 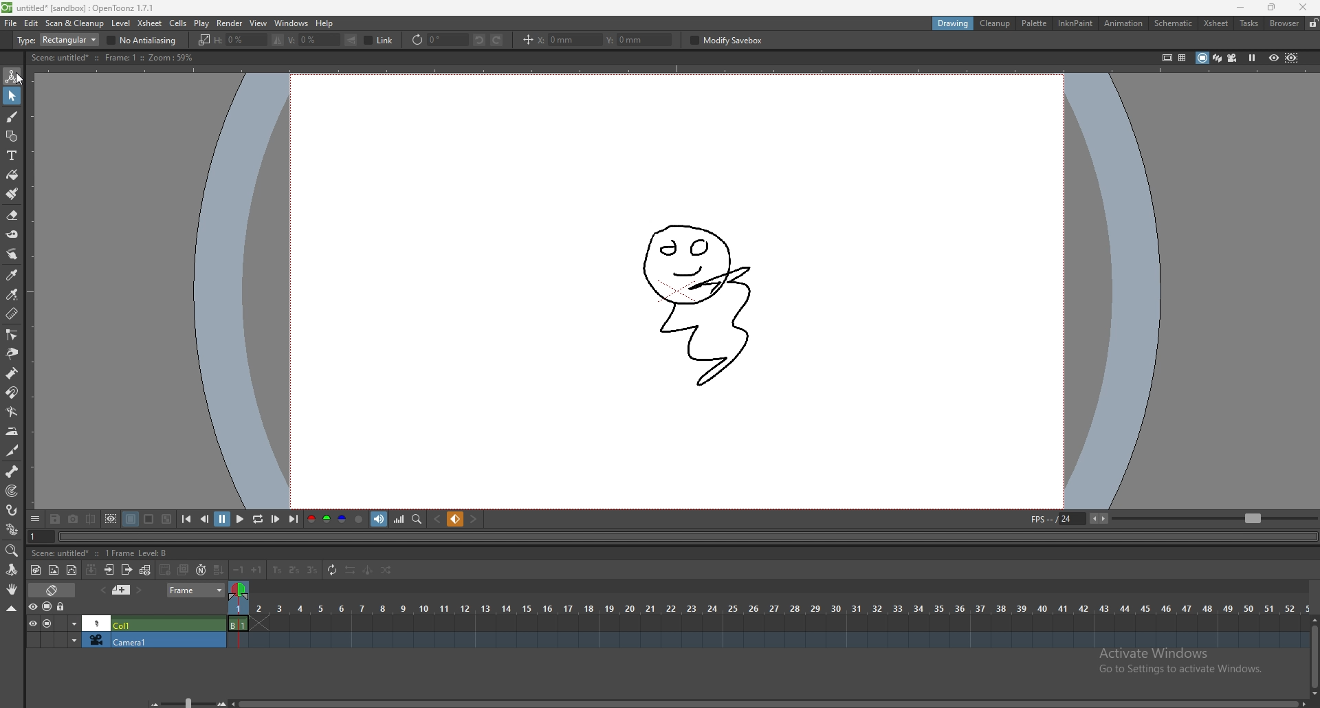 What do you see at coordinates (75, 23) in the screenshot?
I see `scan and cleanup` at bounding box center [75, 23].